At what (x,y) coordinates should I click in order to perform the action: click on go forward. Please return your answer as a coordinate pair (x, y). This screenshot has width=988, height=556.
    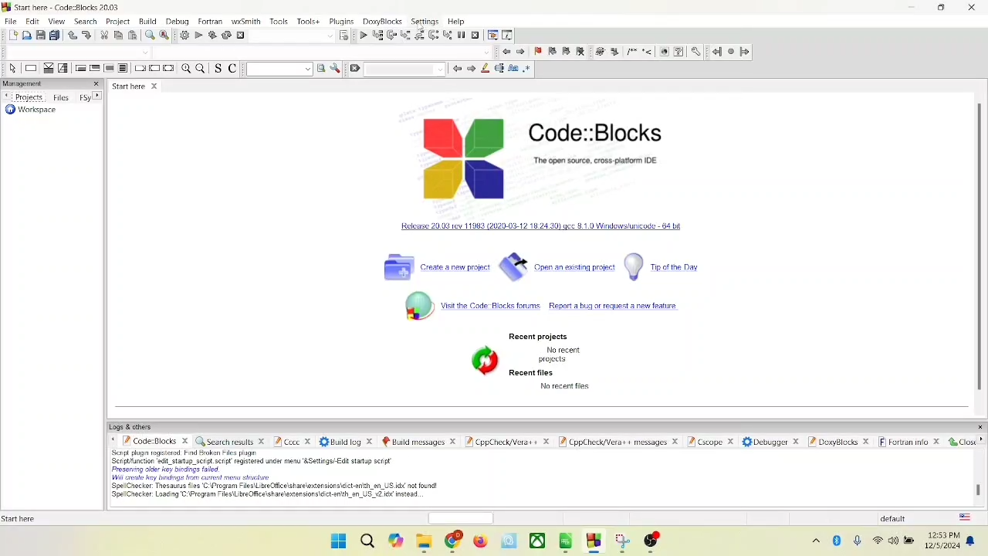
    Looking at the image, I should click on (471, 68).